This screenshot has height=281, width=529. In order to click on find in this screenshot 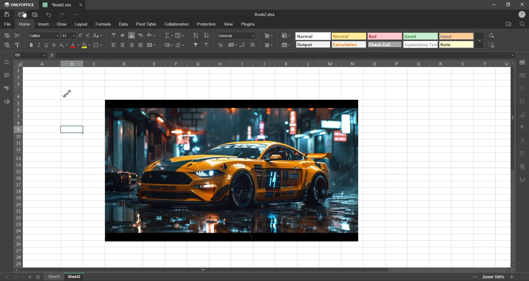, I will do `click(8, 63)`.